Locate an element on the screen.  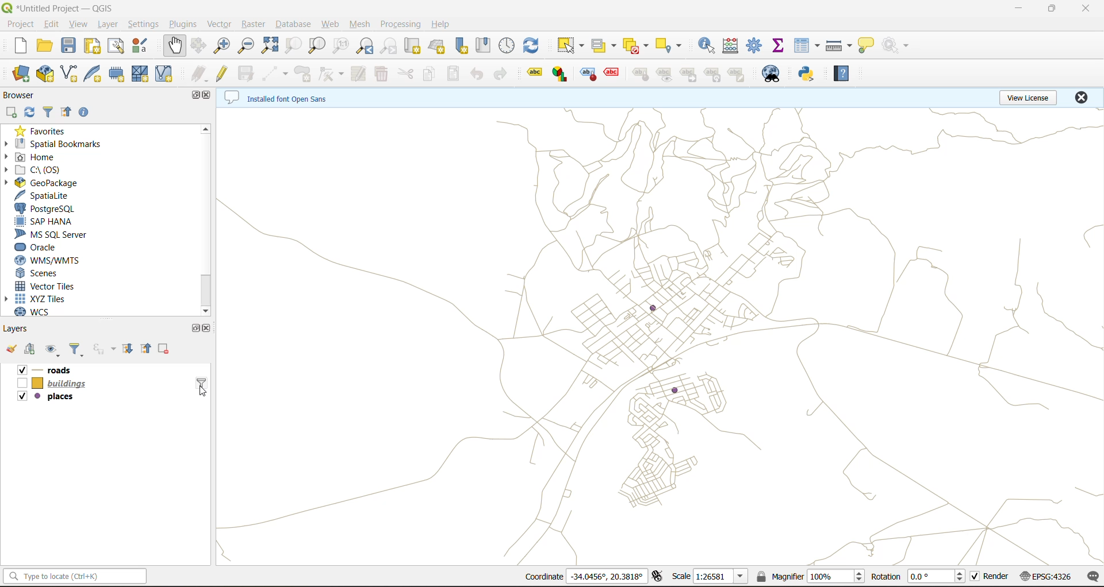
settings is located at coordinates (144, 26).